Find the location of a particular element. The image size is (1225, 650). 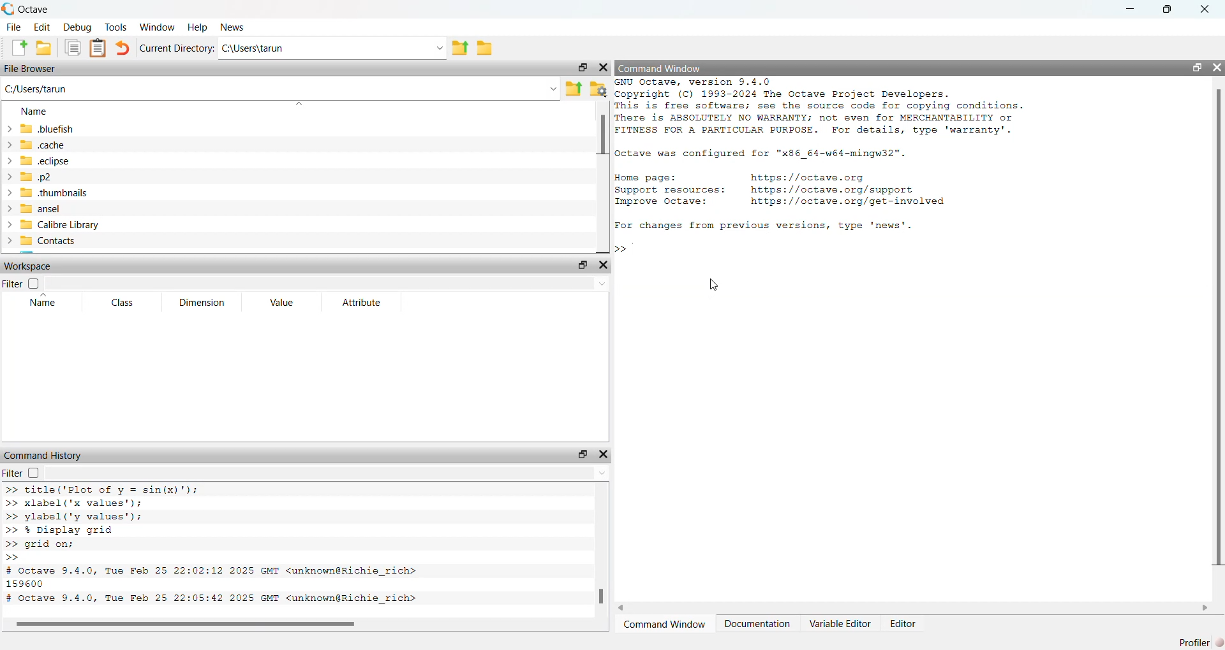

scroll bar is located at coordinates (186, 624).